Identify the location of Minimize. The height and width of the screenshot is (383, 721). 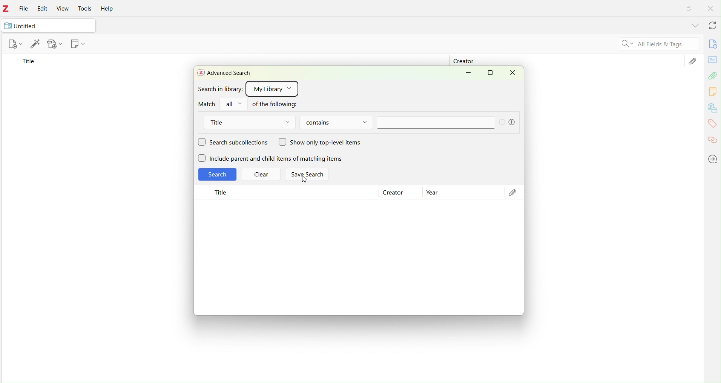
(669, 9).